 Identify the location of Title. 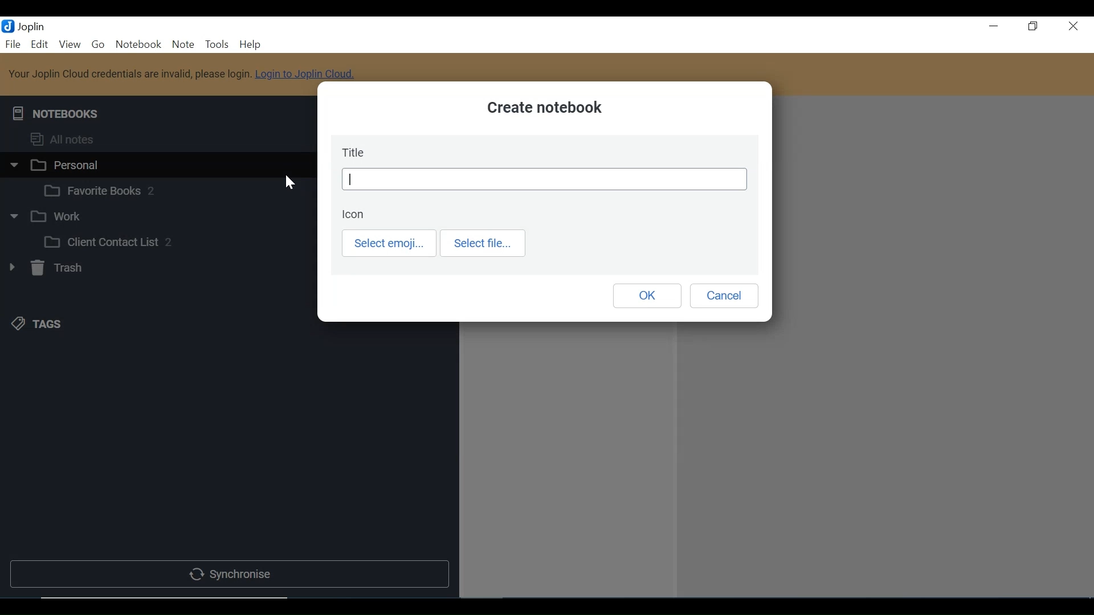
(354, 151).